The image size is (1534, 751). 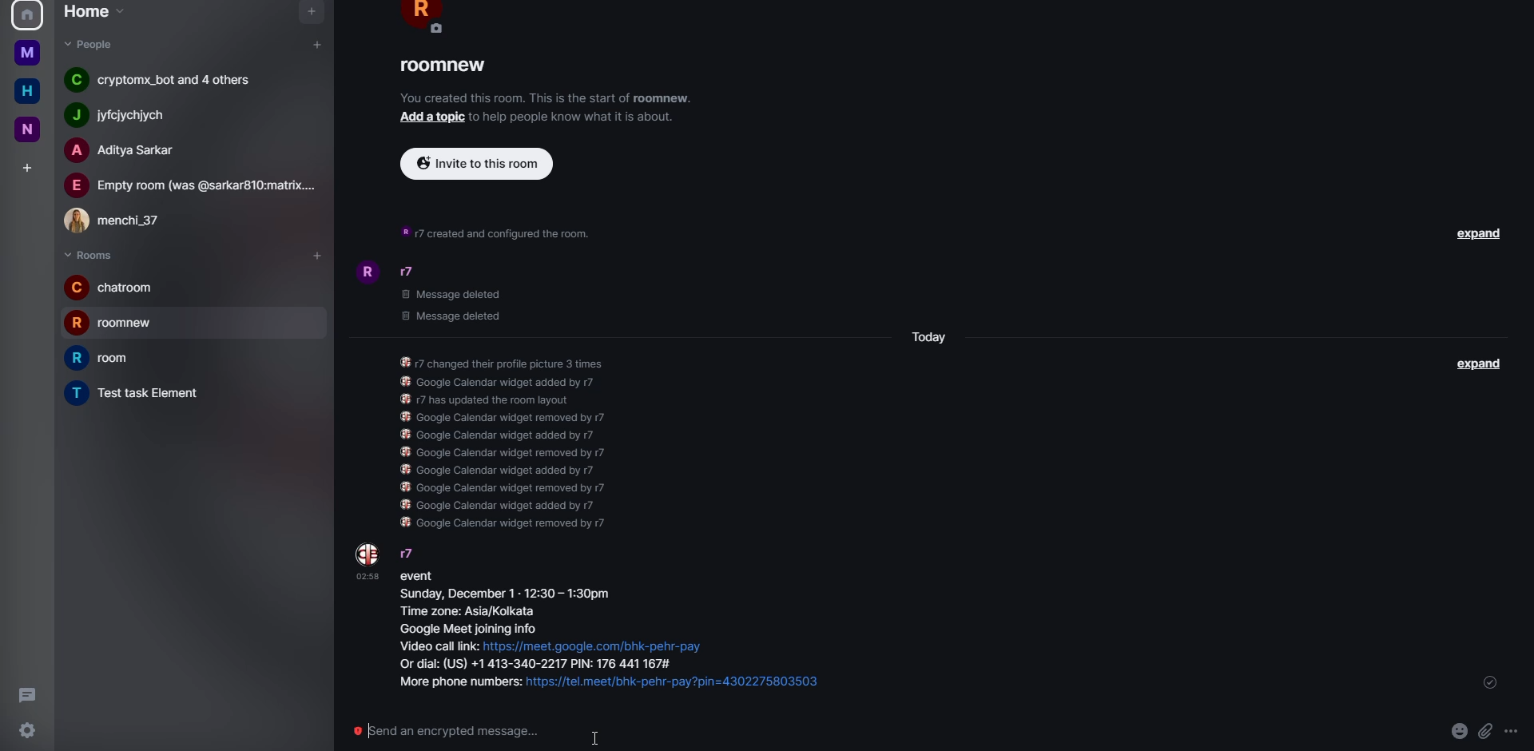 I want to click on room, so click(x=106, y=360).